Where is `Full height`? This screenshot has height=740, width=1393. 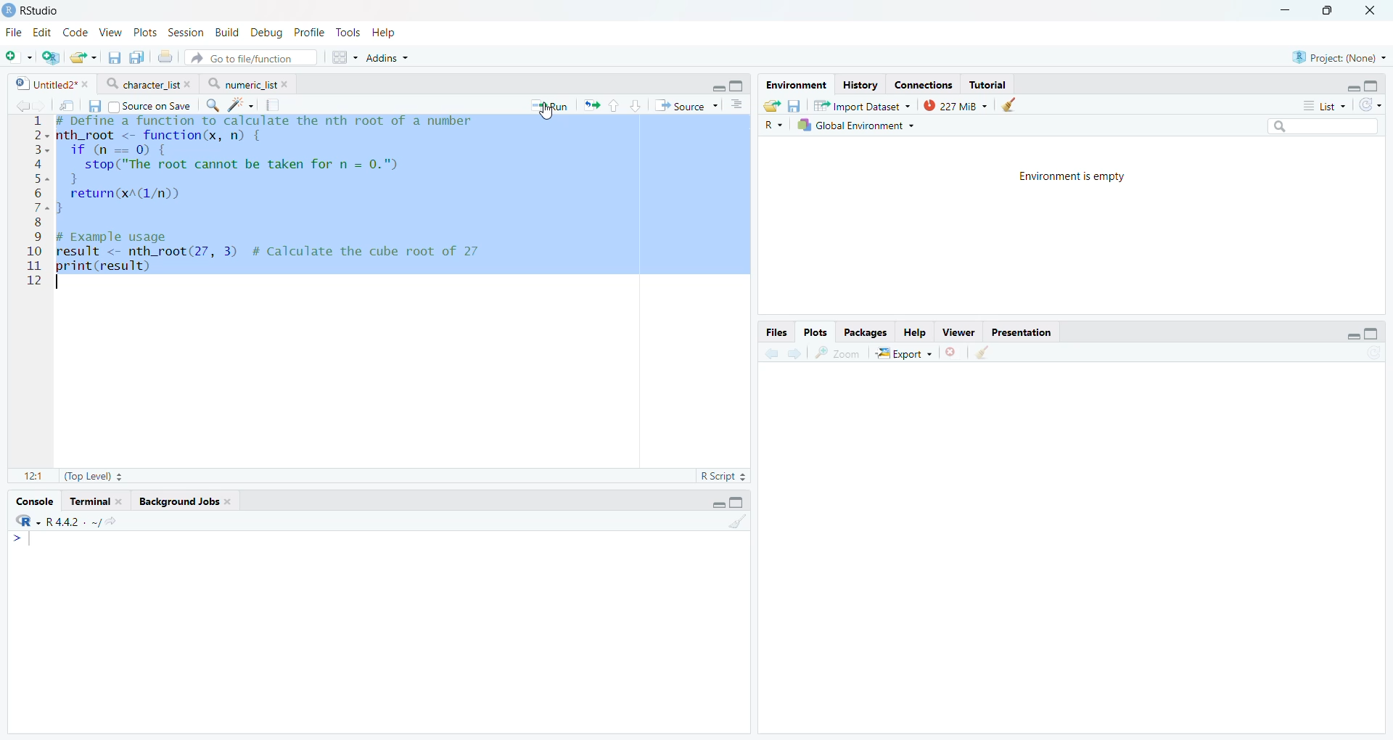
Full height is located at coordinates (1373, 333).